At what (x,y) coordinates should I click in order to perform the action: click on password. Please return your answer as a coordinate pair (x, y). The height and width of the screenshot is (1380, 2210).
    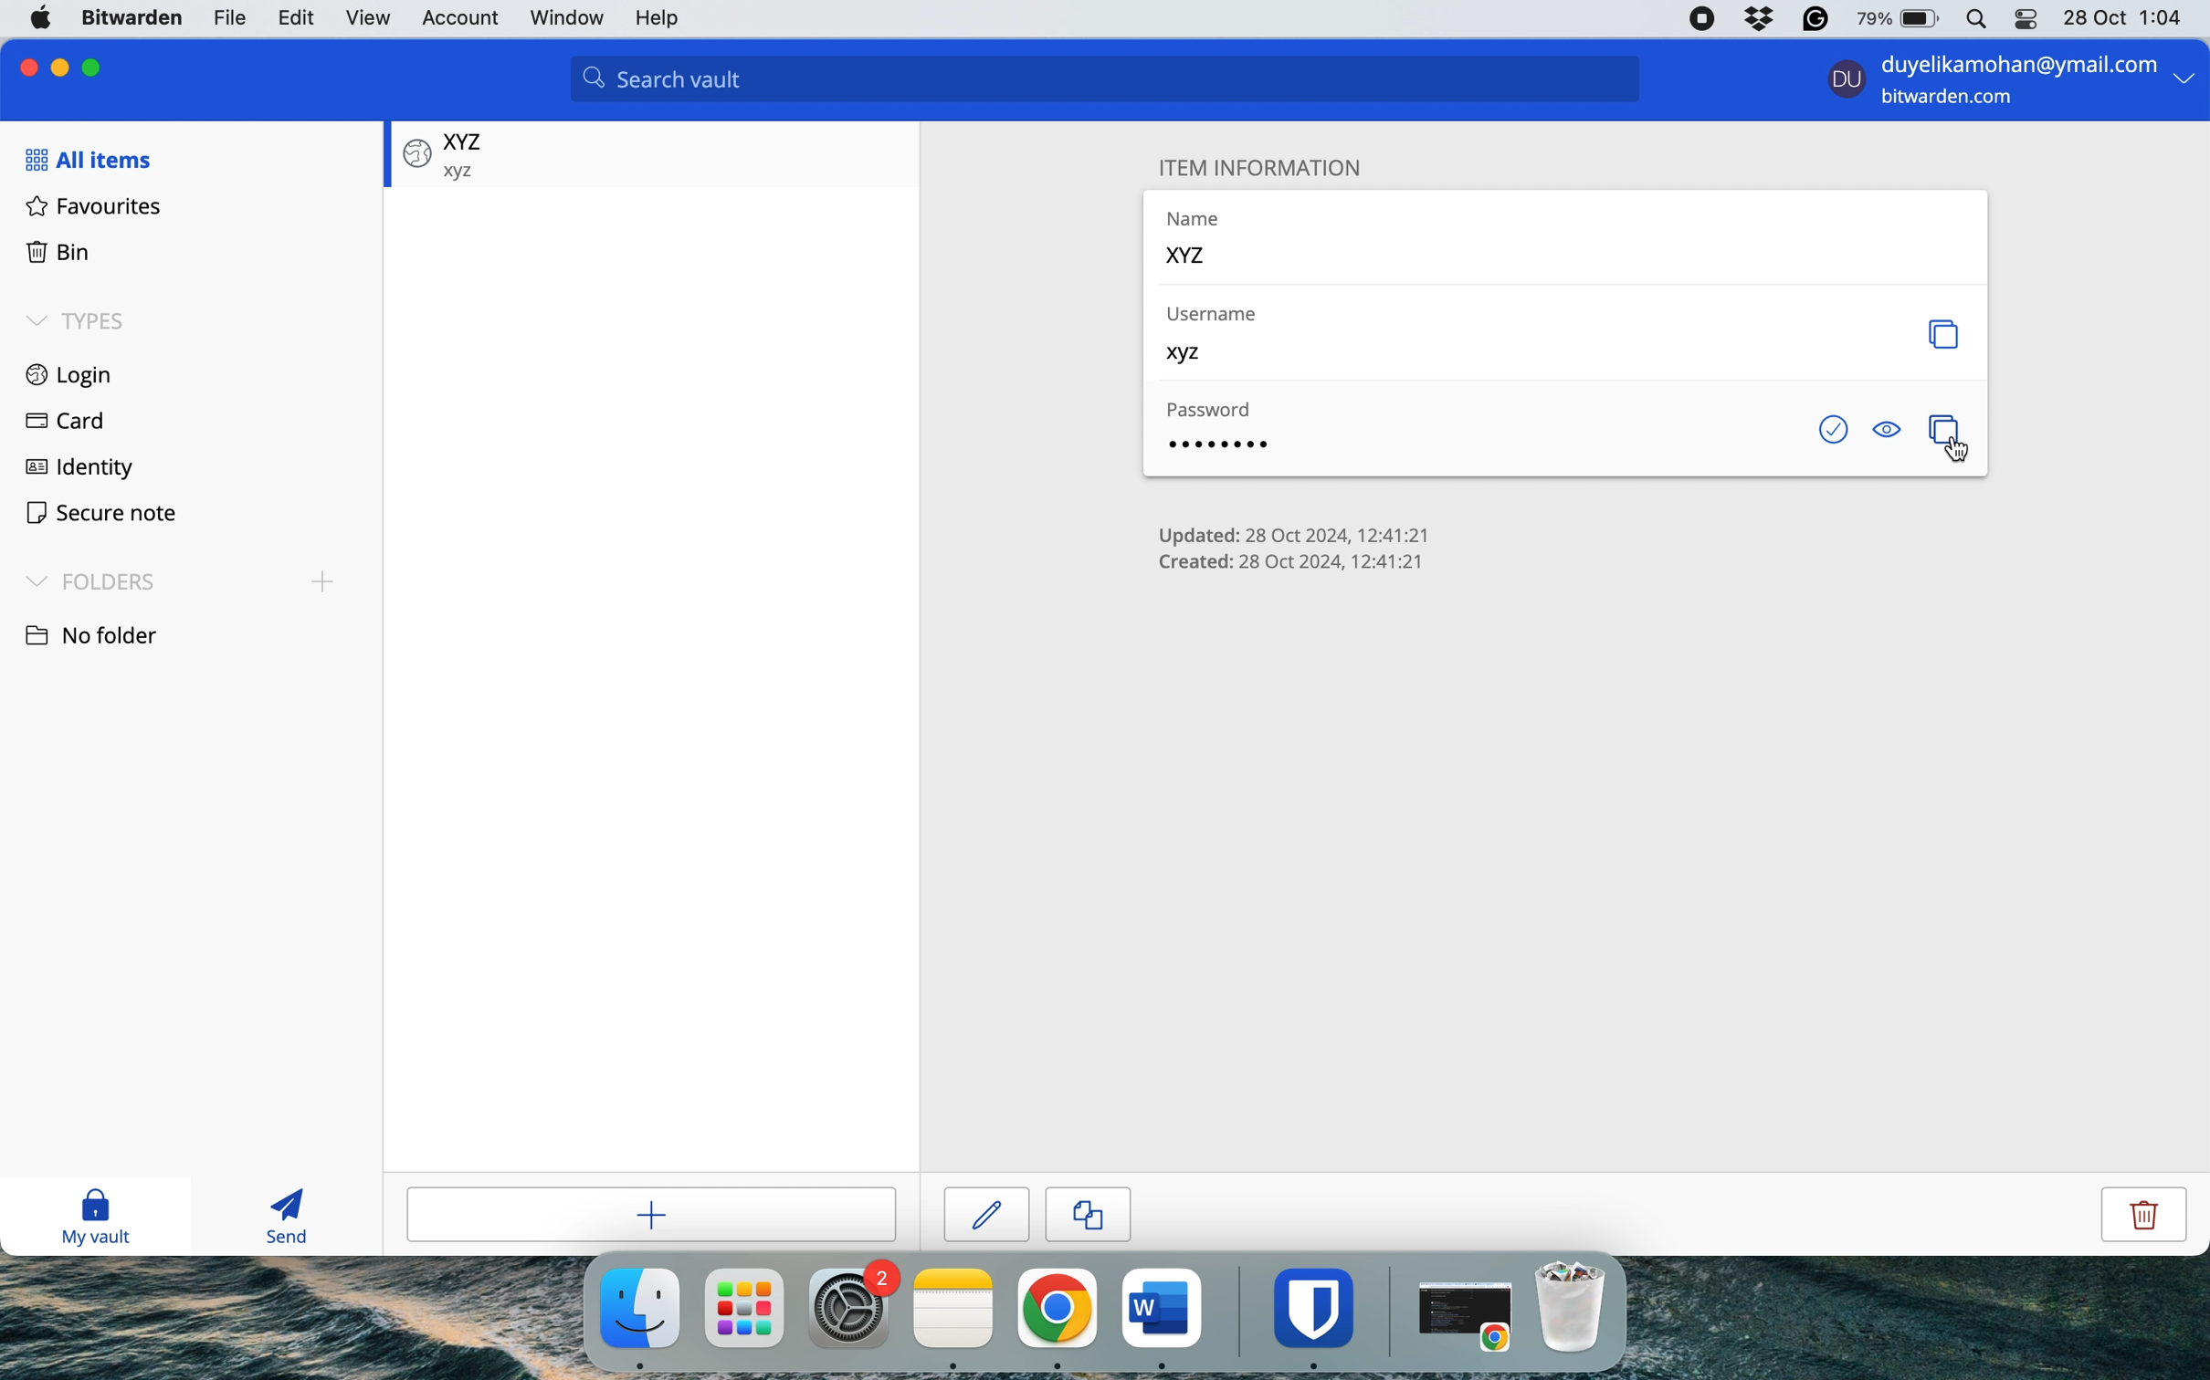
    Looking at the image, I should click on (1218, 431).